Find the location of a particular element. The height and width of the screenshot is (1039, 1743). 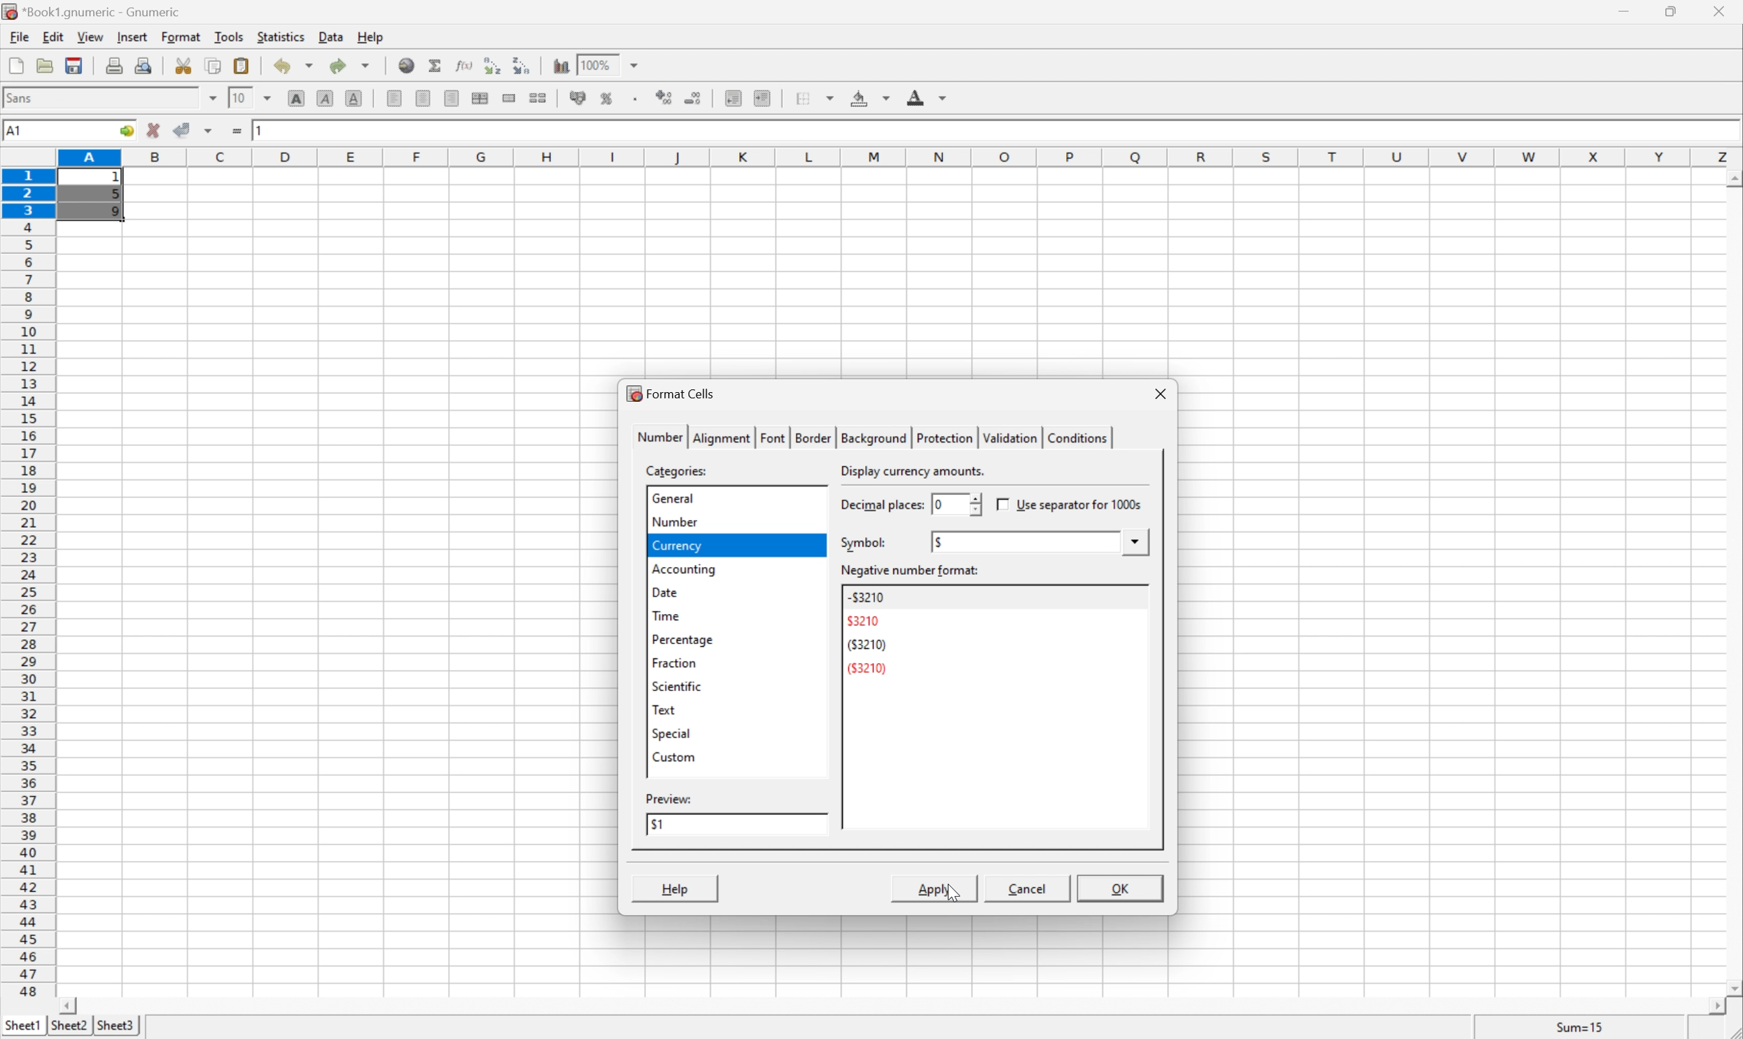

help is located at coordinates (372, 36).